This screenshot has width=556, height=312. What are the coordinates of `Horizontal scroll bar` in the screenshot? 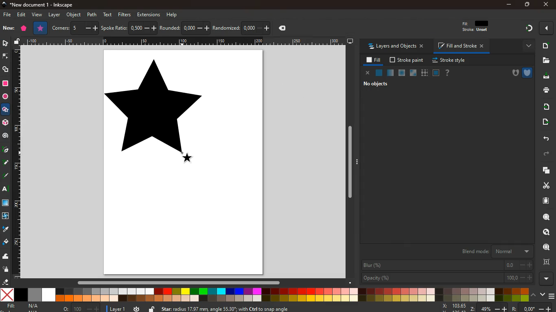 It's located at (183, 284).